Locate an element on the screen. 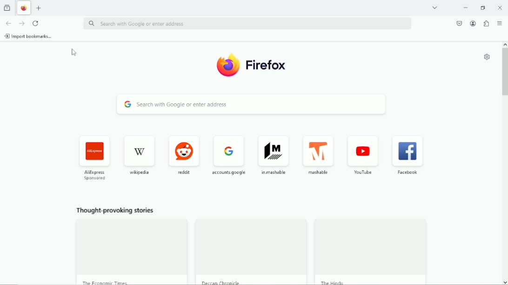 This screenshot has height=285, width=508. The economic times is located at coordinates (105, 281).